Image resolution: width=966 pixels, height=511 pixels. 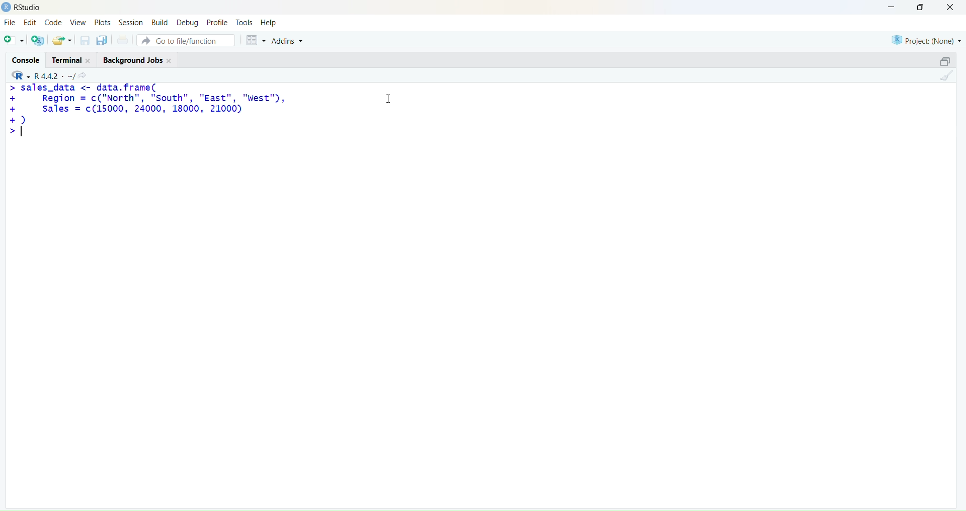 What do you see at coordinates (135, 61) in the screenshot?
I see `Background Jobs` at bounding box center [135, 61].